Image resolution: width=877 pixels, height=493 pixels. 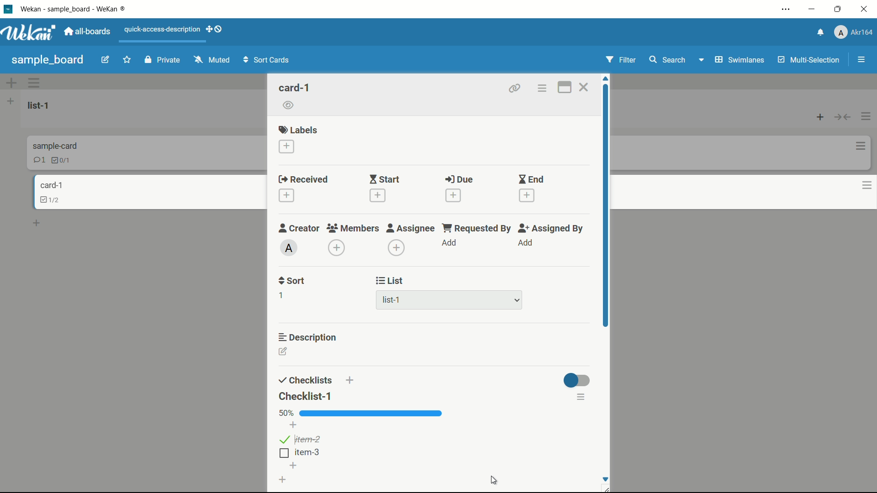 I want to click on open or close sidebar, so click(x=859, y=59).